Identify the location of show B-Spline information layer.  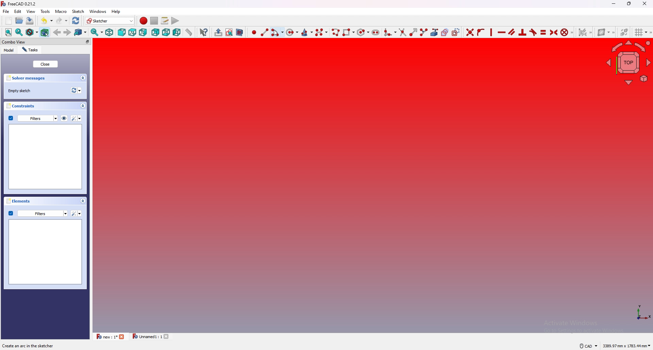
(604, 32).